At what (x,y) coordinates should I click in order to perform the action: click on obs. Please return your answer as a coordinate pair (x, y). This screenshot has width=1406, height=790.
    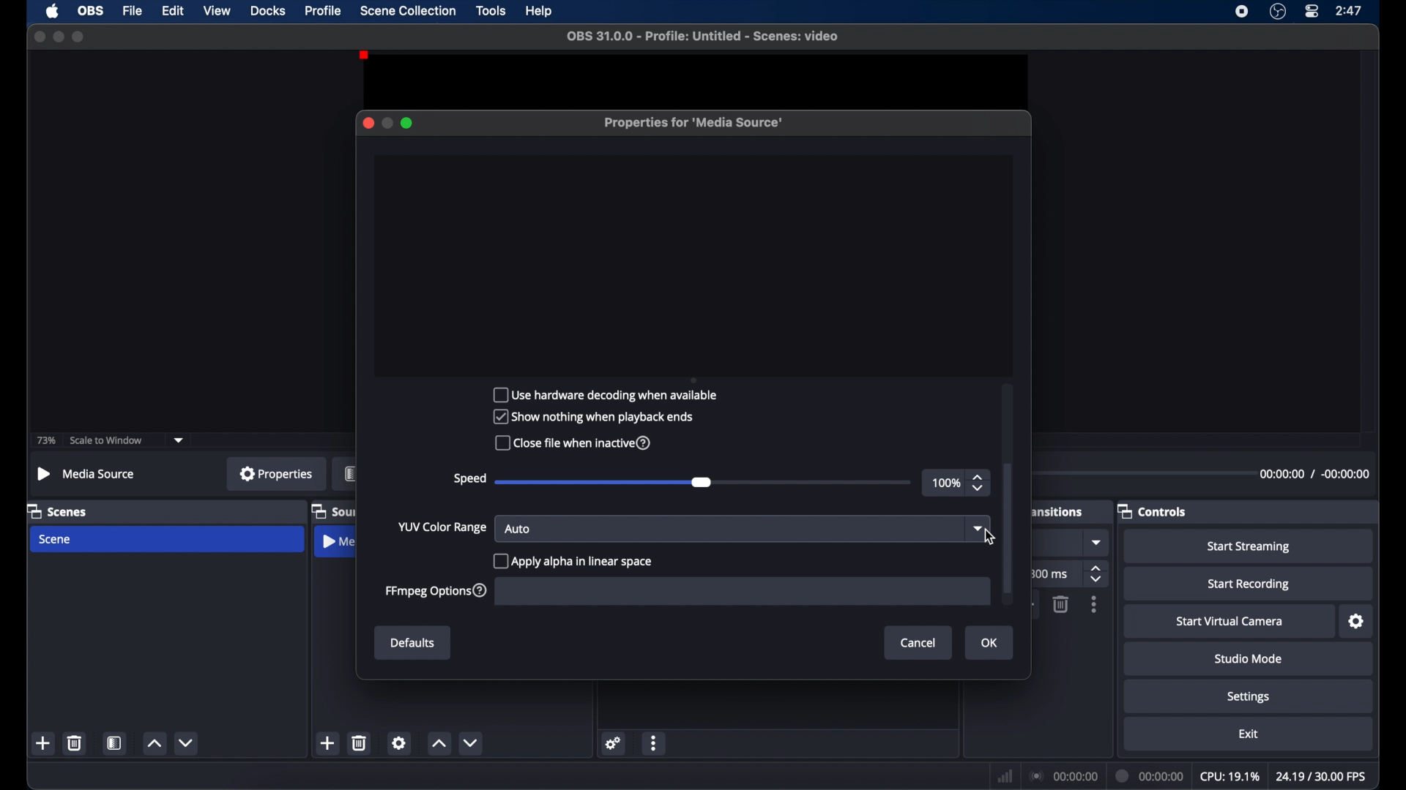
    Looking at the image, I should click on (91, 11).